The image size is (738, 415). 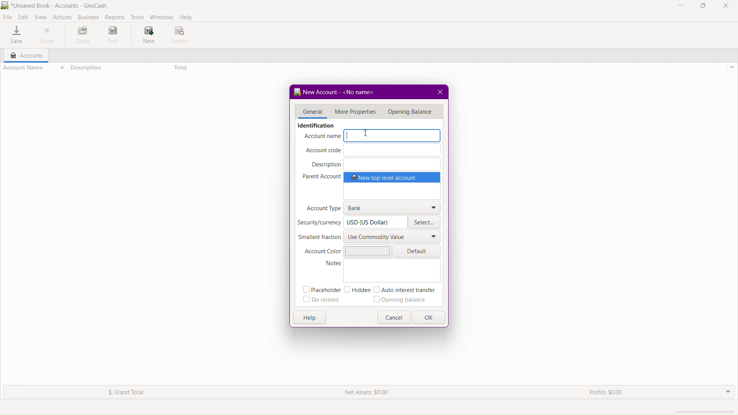 What do you see at coordinates (406, 290) in the screenshot?
I see `Auto interest transfer` at bounding box center [406, 290].